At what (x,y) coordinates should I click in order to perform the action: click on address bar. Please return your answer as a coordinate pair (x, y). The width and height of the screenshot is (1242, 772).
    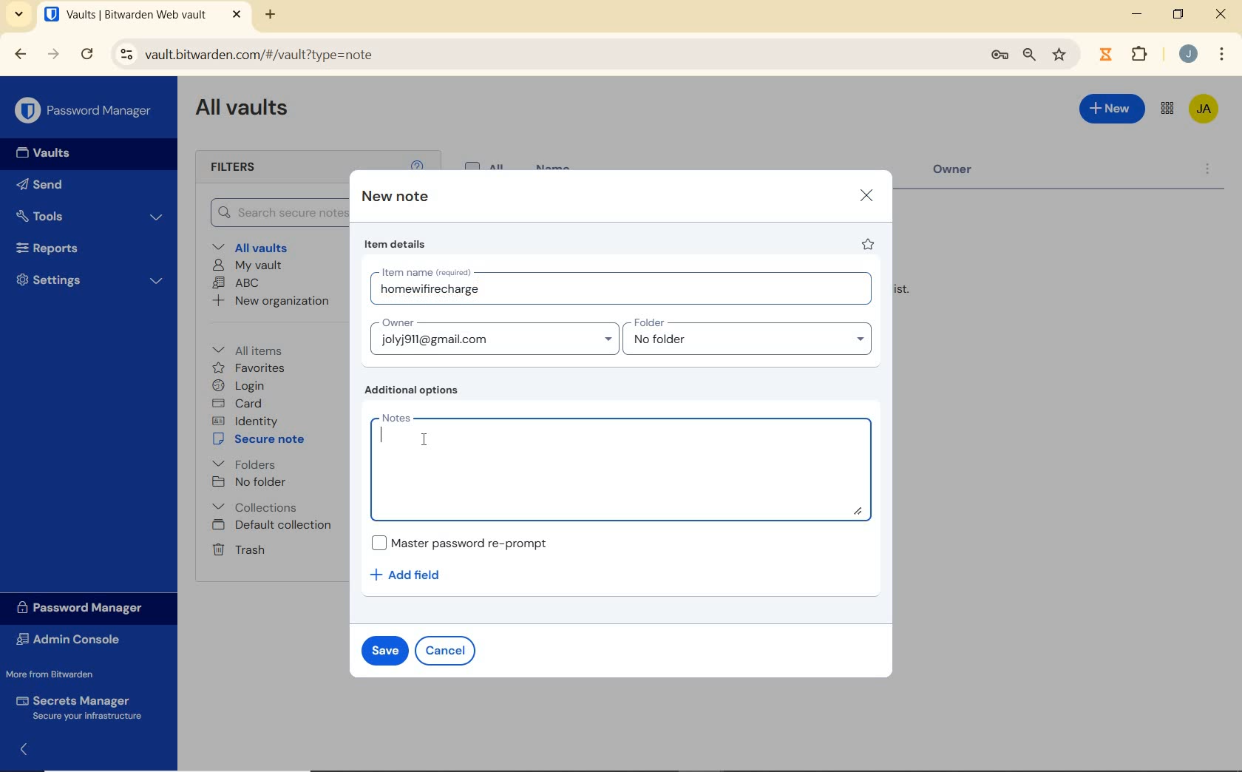
    Looking at the image, I should click on (540, 55).